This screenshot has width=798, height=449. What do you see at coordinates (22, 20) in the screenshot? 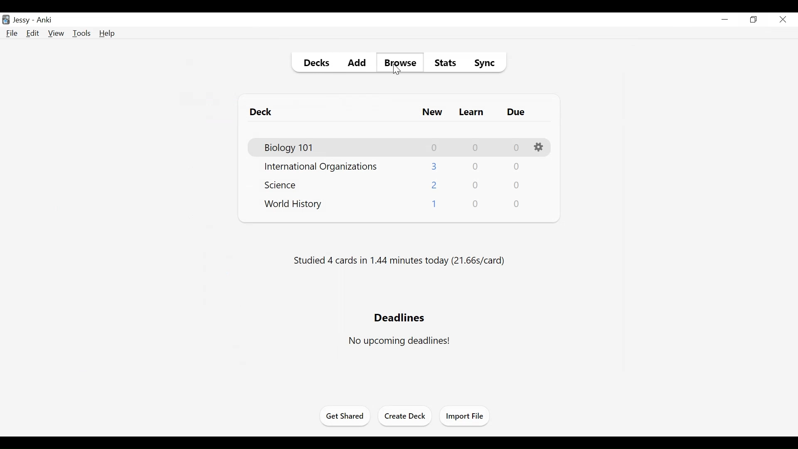
I see `User Name` at bounding box center [22, 20].